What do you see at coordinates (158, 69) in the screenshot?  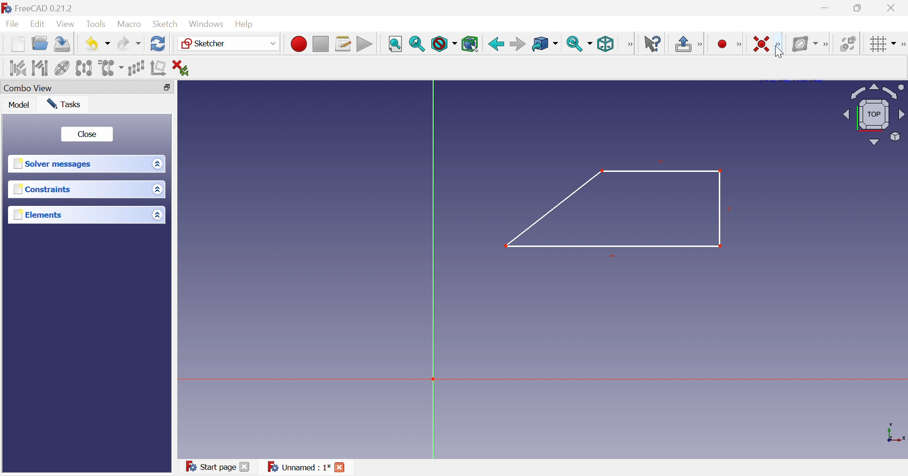 I see `Remove axes alignment` at bounding box center [158, 69].